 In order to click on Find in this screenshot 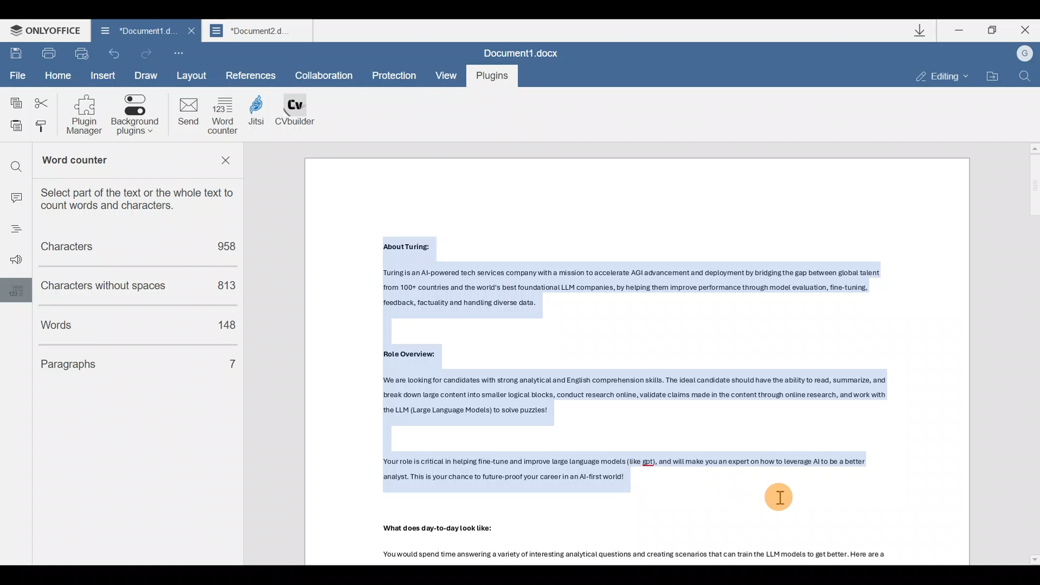, I will do `click(1027, 77)`.